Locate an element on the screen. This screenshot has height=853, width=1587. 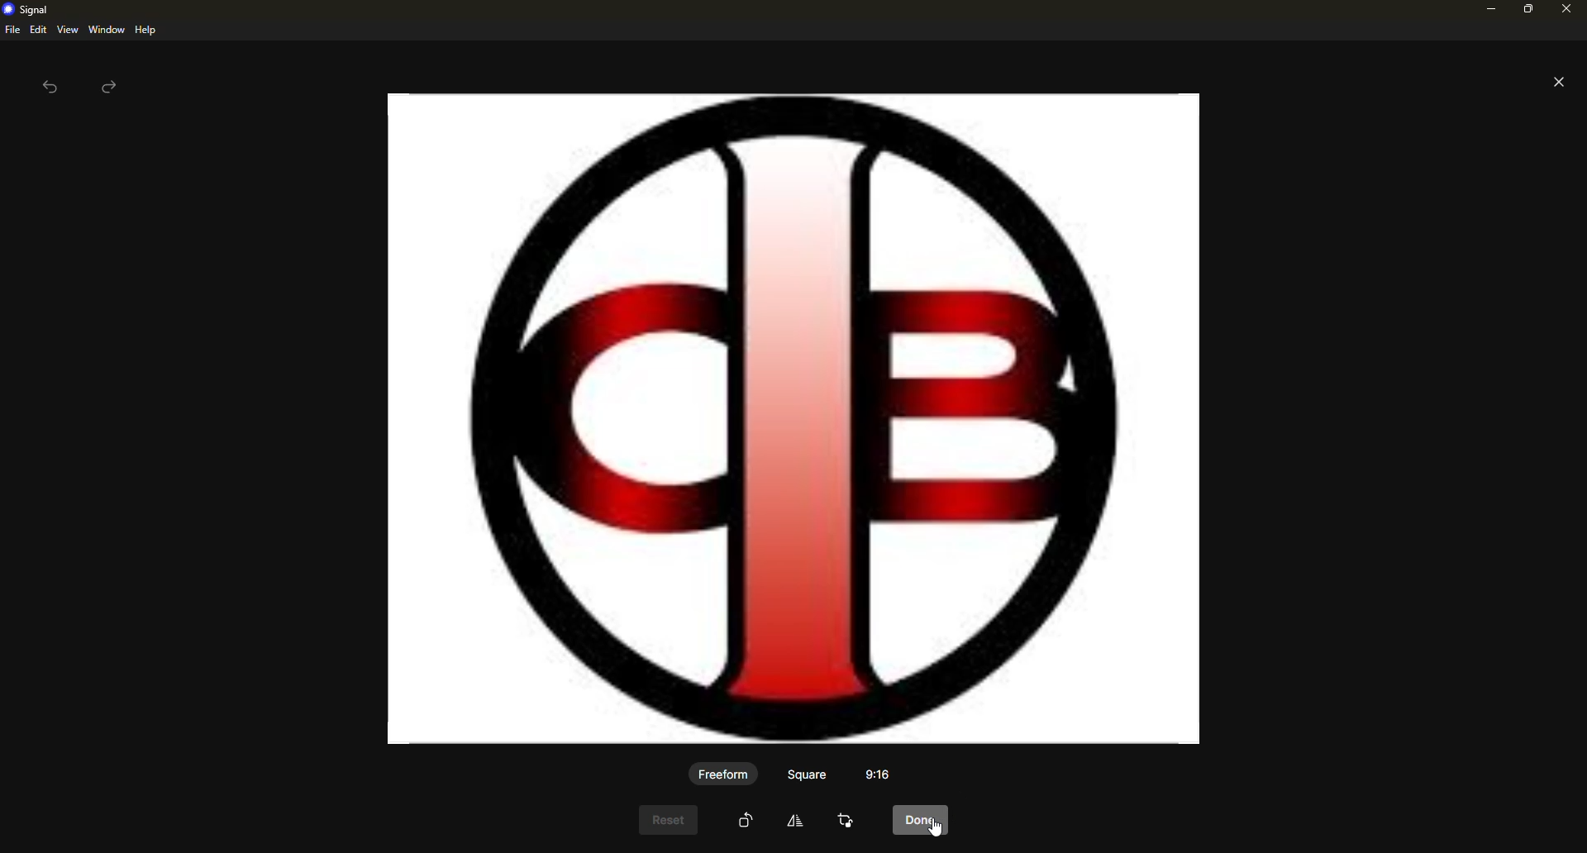
maximize is located at coordinates (1526, 12).